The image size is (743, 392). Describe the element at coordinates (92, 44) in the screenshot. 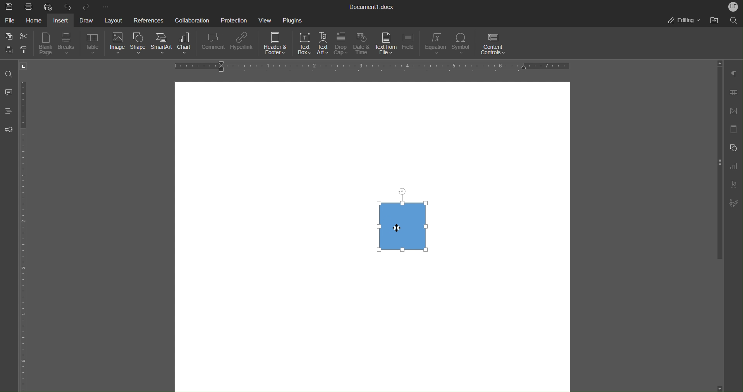

I see `Table` at that location.